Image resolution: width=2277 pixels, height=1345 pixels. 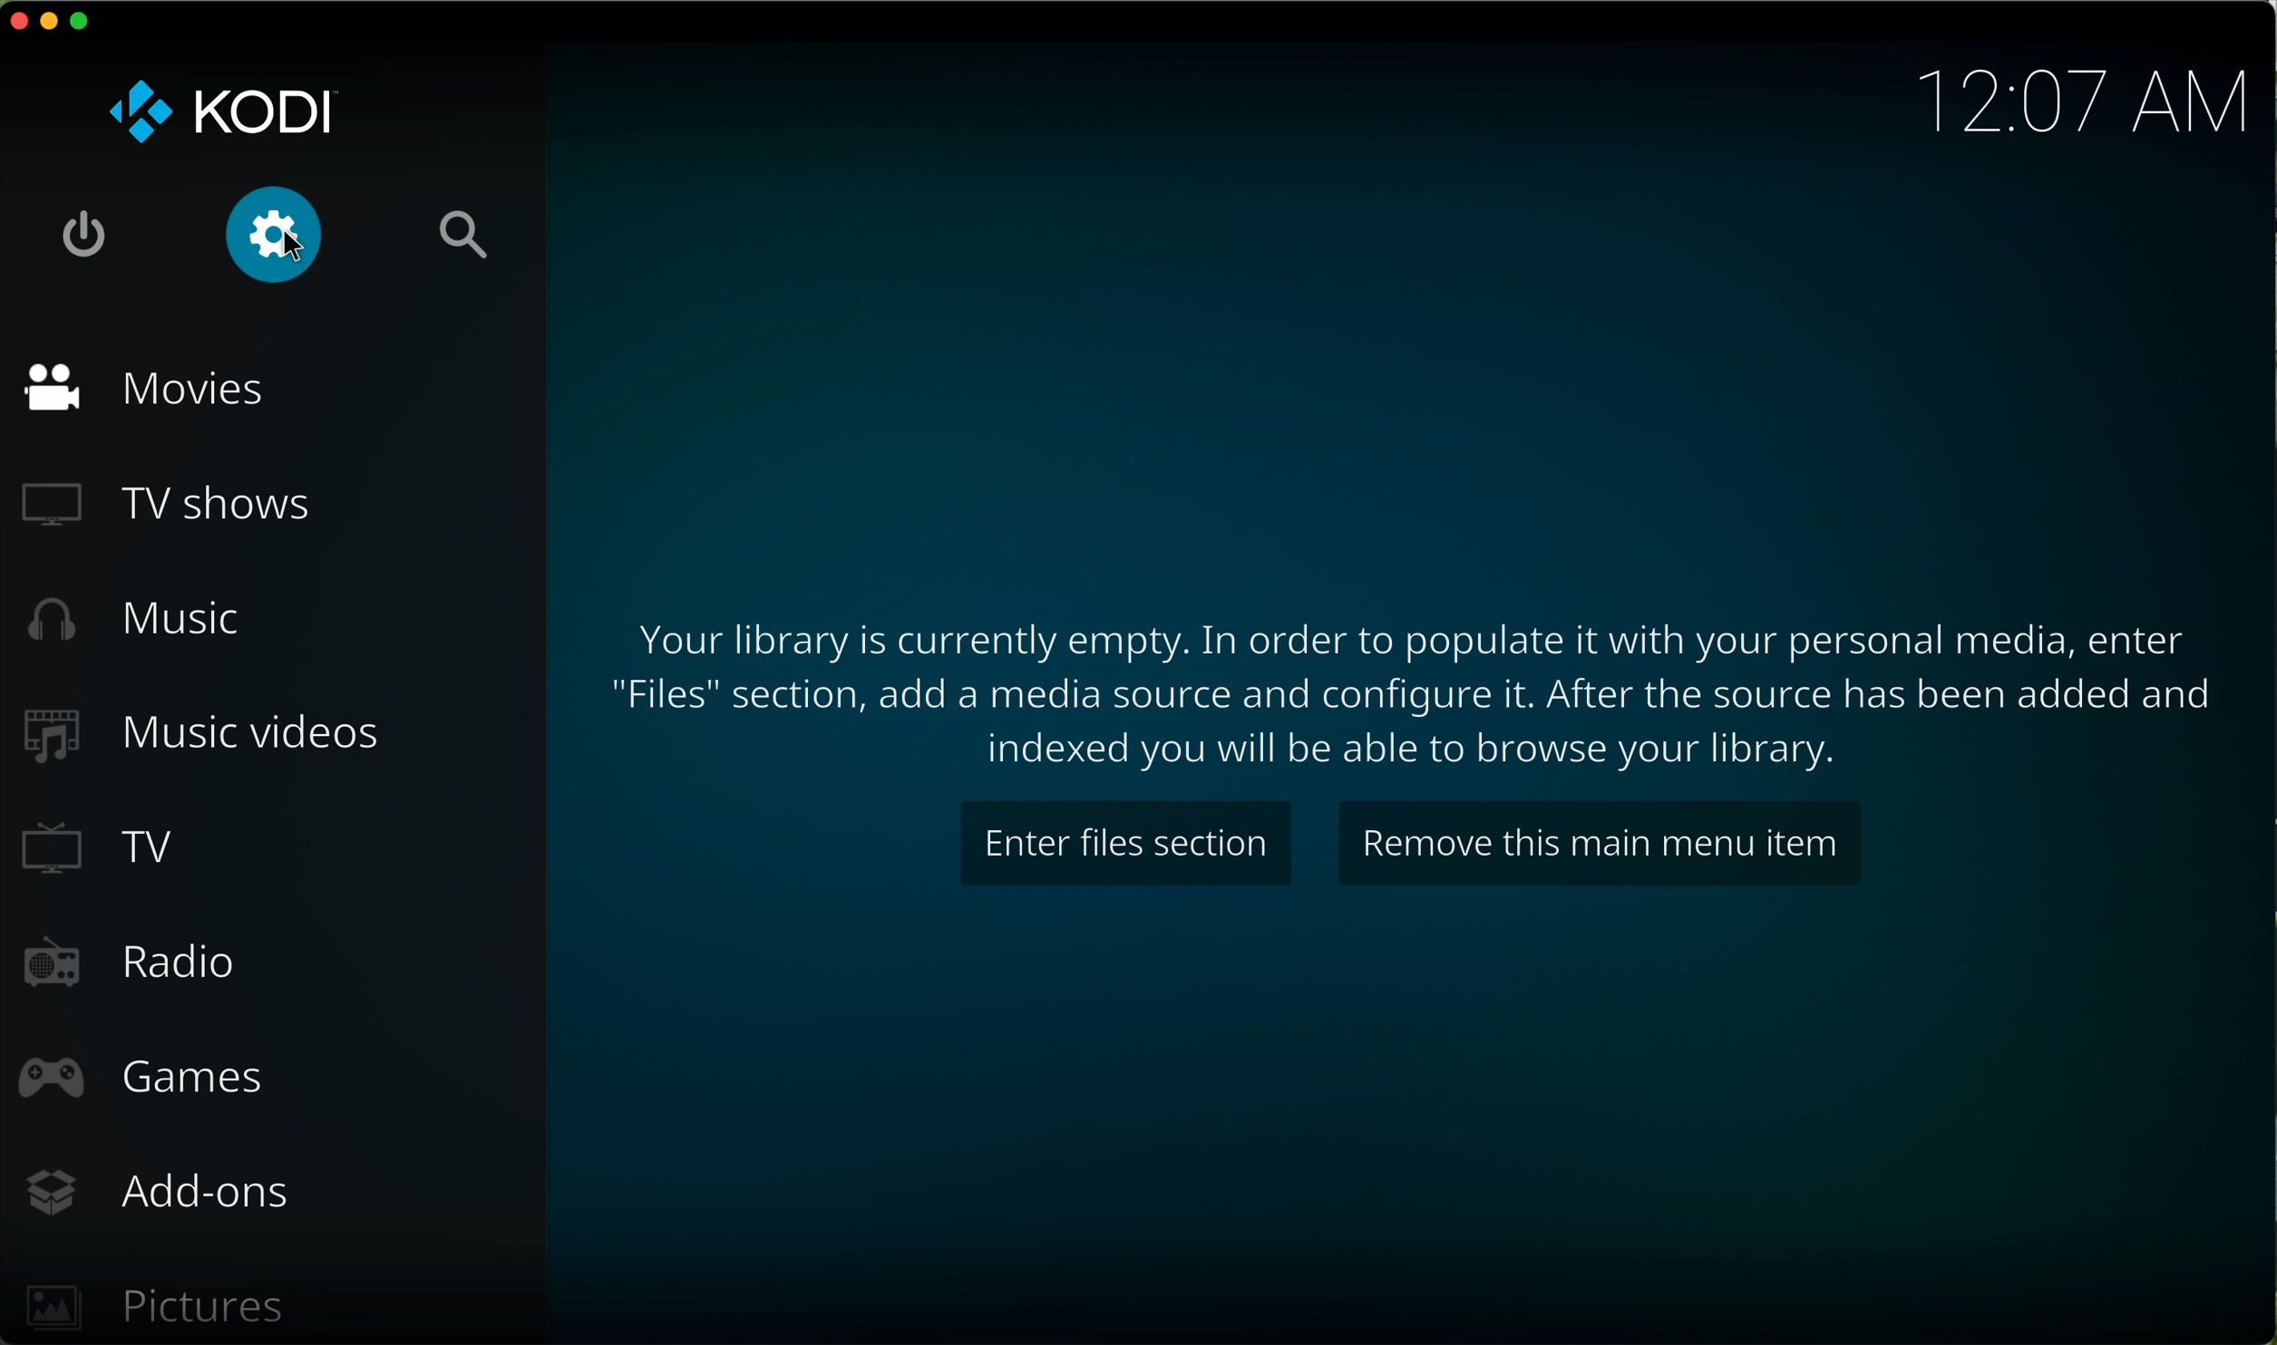 I want to click on search, so click(x=463, y=233).